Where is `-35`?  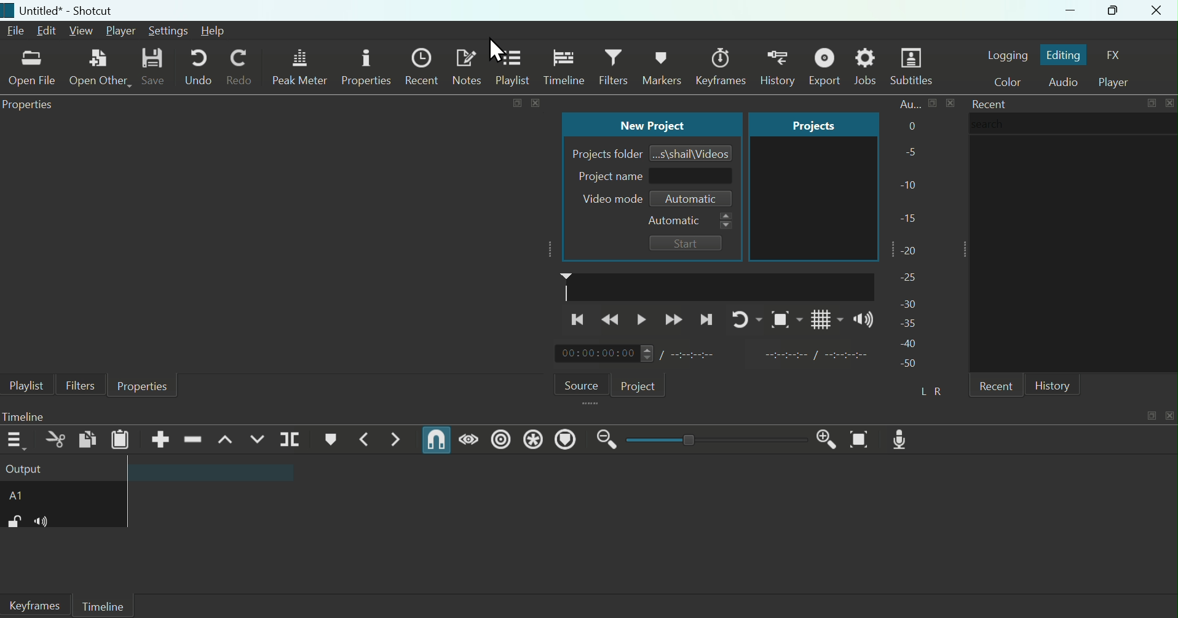 -35 is located at coordinates (906, 323).